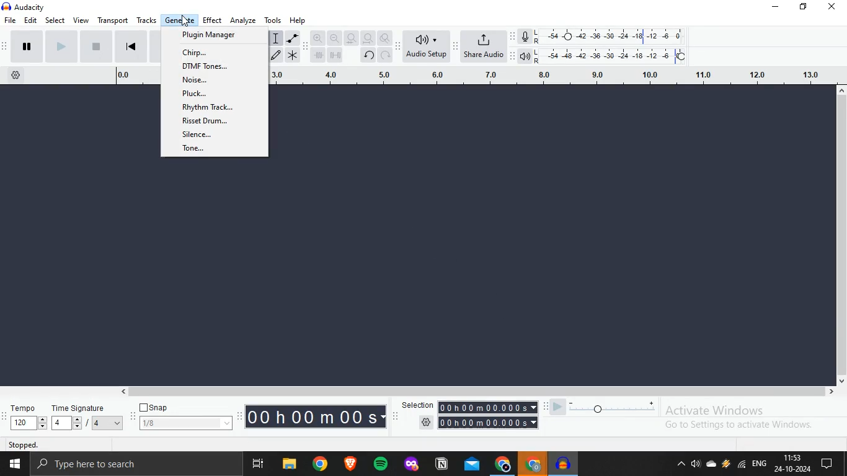 The height and width of the screenshot is (476, 847). Describe the element at coordinates (146, 20) in the screenshot. I see `Tracks` at that location.